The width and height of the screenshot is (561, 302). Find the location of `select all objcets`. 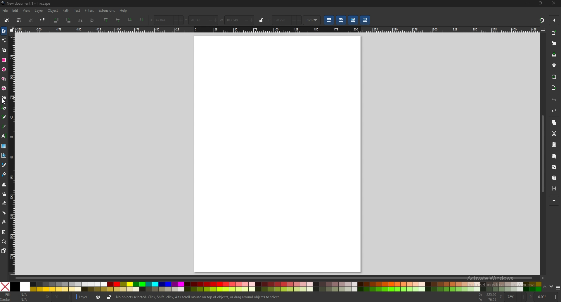

select all objcets is located at coordinates (6, 20).